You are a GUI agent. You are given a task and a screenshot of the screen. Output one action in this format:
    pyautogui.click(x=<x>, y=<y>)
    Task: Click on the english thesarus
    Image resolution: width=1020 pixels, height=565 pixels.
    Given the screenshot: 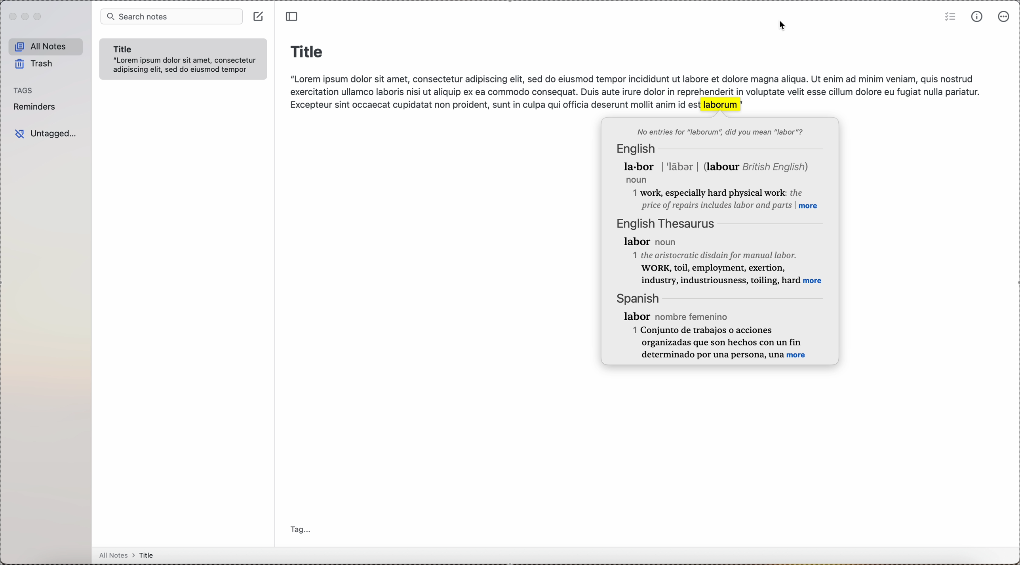 What is the action you would take?
    pyautogui.click(x=722, y=252)
    